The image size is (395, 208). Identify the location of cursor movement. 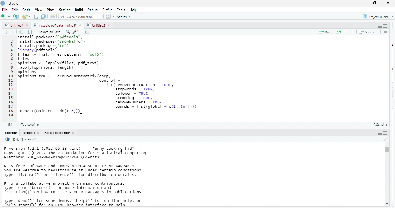
(82, 112).